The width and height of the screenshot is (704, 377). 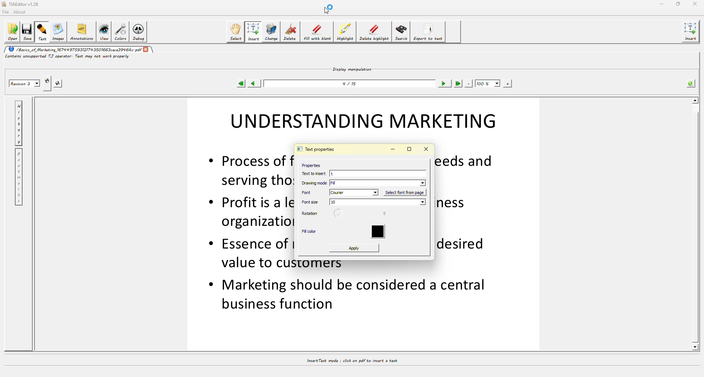 I want to click on maximize, so click(x=409, y=149).